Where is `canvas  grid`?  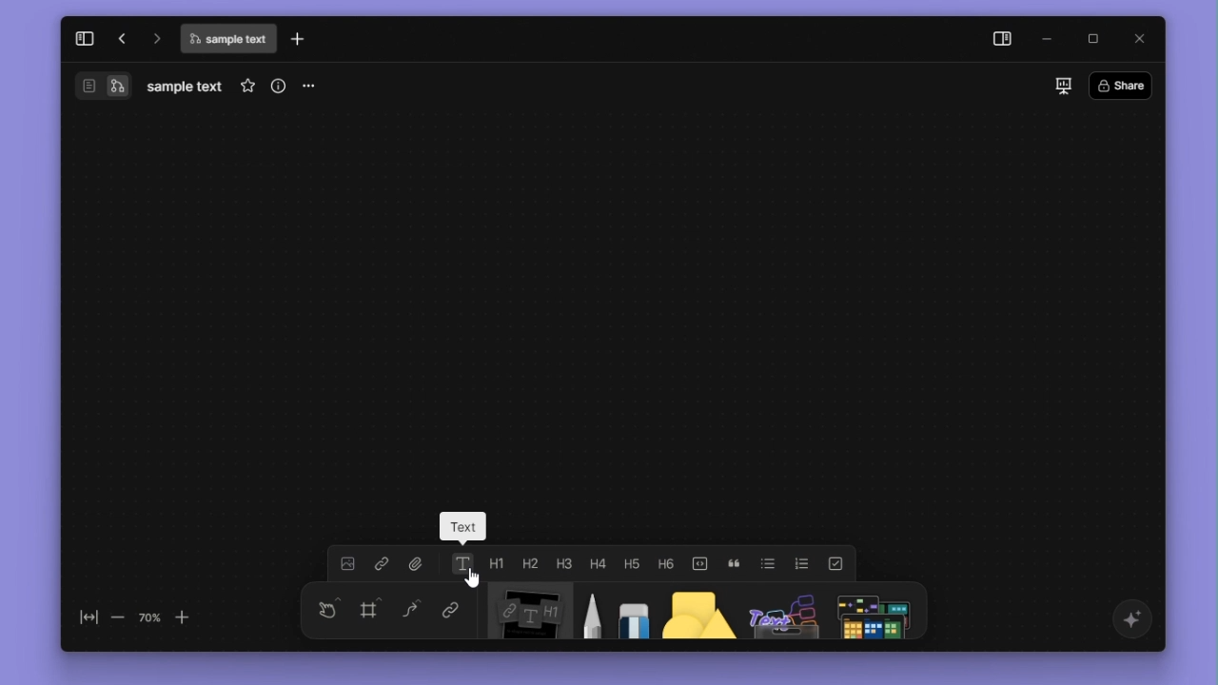 canvas  grid is located at coordinates (616, 305).